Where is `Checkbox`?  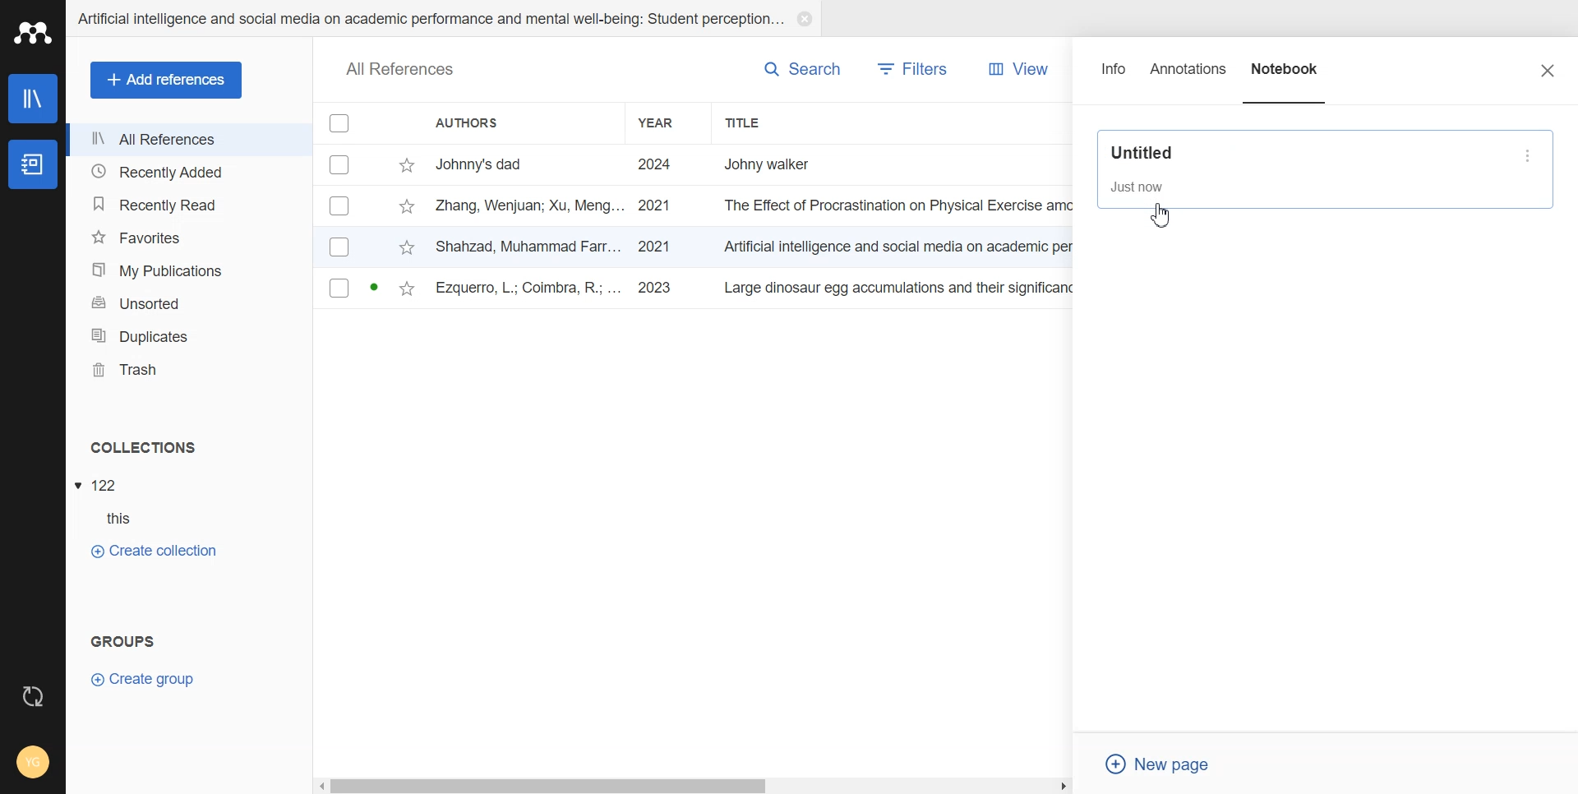
Checkbox is located at coordinates (341, 122).